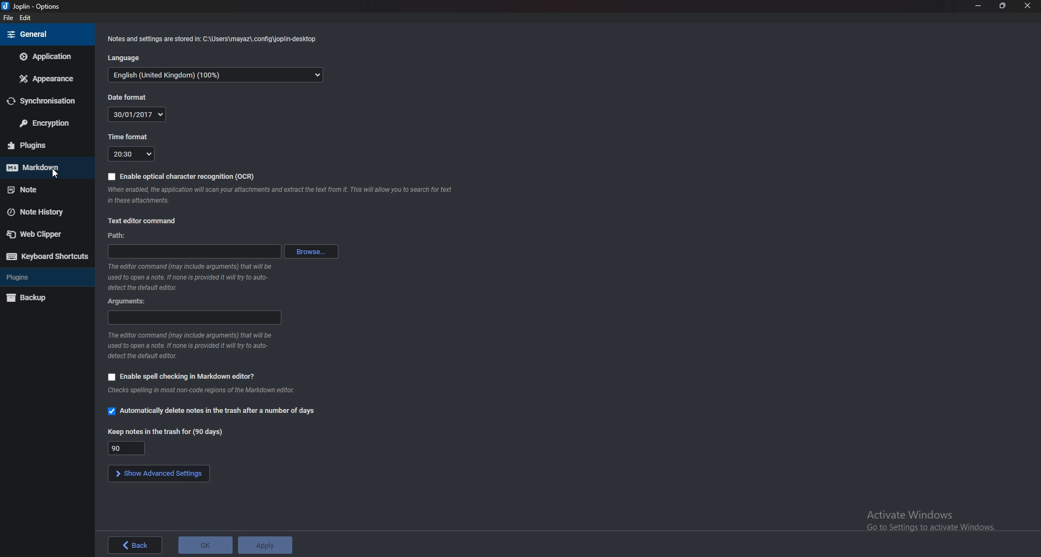  I want to click on joplin, so click(35, 7).